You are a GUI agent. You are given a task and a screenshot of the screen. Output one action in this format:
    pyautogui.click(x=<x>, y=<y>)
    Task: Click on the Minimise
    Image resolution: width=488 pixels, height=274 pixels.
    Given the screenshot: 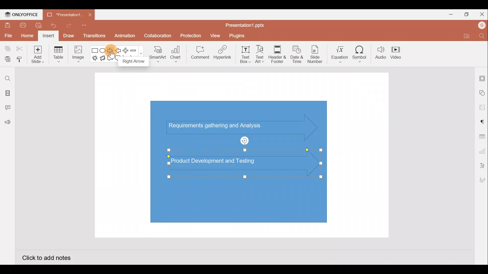 What is the action you would take?
    pyautogui.click(x=449, y=13)
    